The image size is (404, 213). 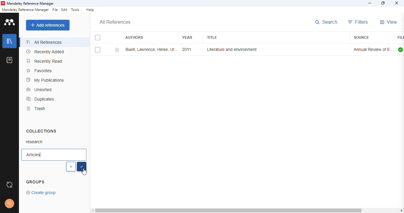 What do you see at coordinates (9, 60) in the screenshot?
I see `notebook` at bounding box center [9, 60].